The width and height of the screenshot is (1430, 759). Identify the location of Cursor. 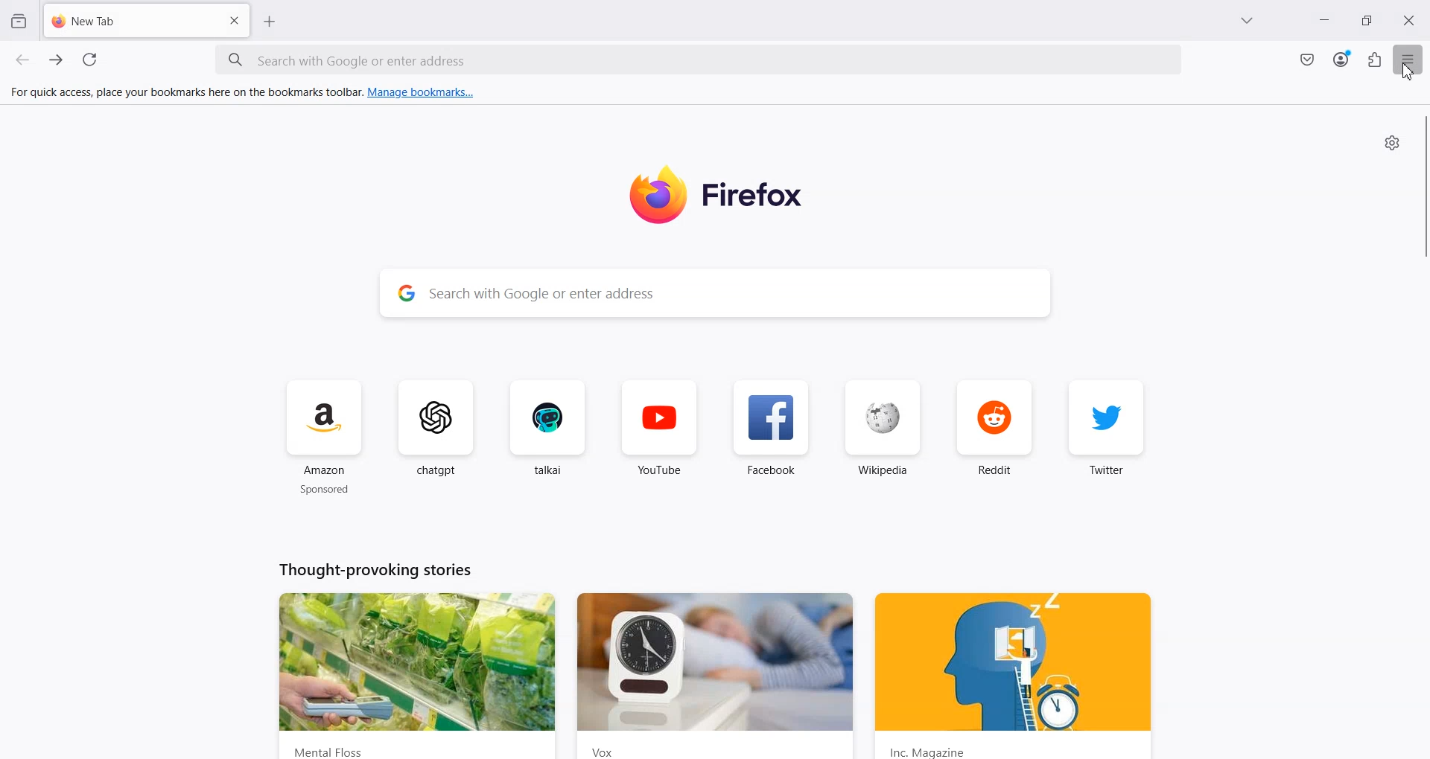
(1408, 71).